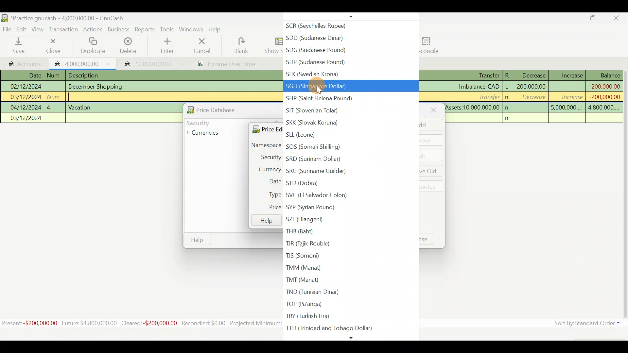  Describe the element at coordinates (508, 108) in the screenshot. I see `n` at that location.